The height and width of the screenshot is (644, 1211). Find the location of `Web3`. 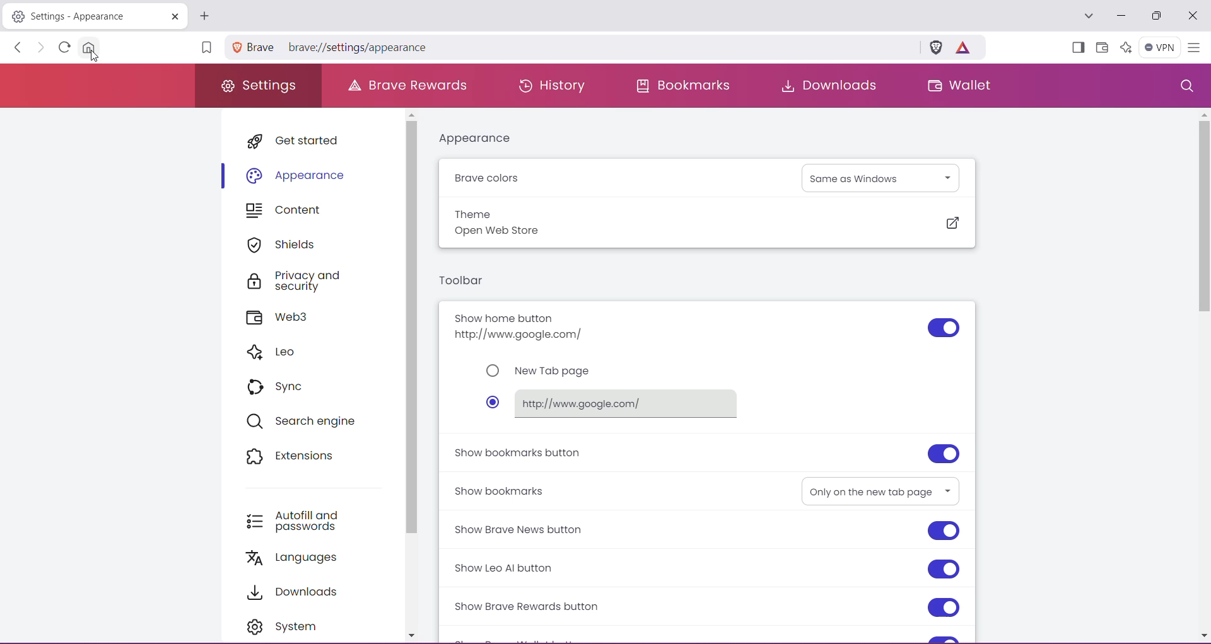

Web3 is located at coordinates (284, 318).